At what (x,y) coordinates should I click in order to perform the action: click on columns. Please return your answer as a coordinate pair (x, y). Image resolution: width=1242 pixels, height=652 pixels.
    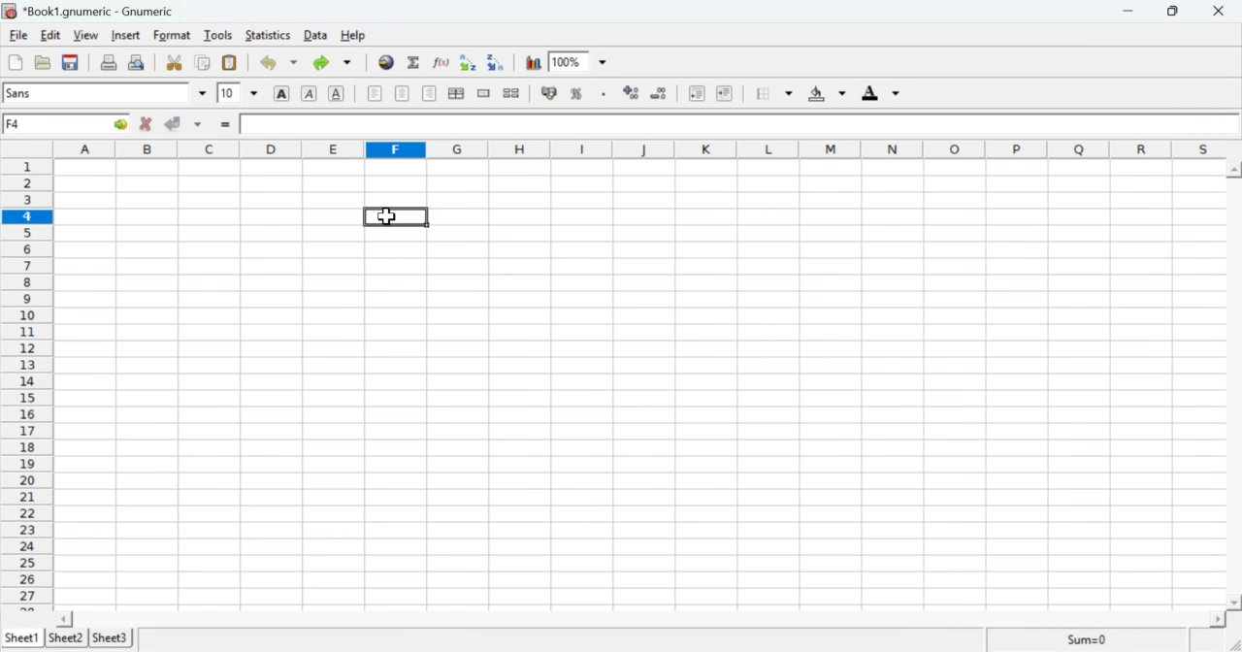
    Looking at the image, I should click on (638, 149).